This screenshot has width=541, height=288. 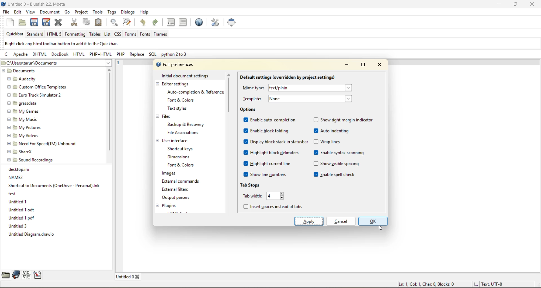 I want to click on test, so click(x=12, y=193).